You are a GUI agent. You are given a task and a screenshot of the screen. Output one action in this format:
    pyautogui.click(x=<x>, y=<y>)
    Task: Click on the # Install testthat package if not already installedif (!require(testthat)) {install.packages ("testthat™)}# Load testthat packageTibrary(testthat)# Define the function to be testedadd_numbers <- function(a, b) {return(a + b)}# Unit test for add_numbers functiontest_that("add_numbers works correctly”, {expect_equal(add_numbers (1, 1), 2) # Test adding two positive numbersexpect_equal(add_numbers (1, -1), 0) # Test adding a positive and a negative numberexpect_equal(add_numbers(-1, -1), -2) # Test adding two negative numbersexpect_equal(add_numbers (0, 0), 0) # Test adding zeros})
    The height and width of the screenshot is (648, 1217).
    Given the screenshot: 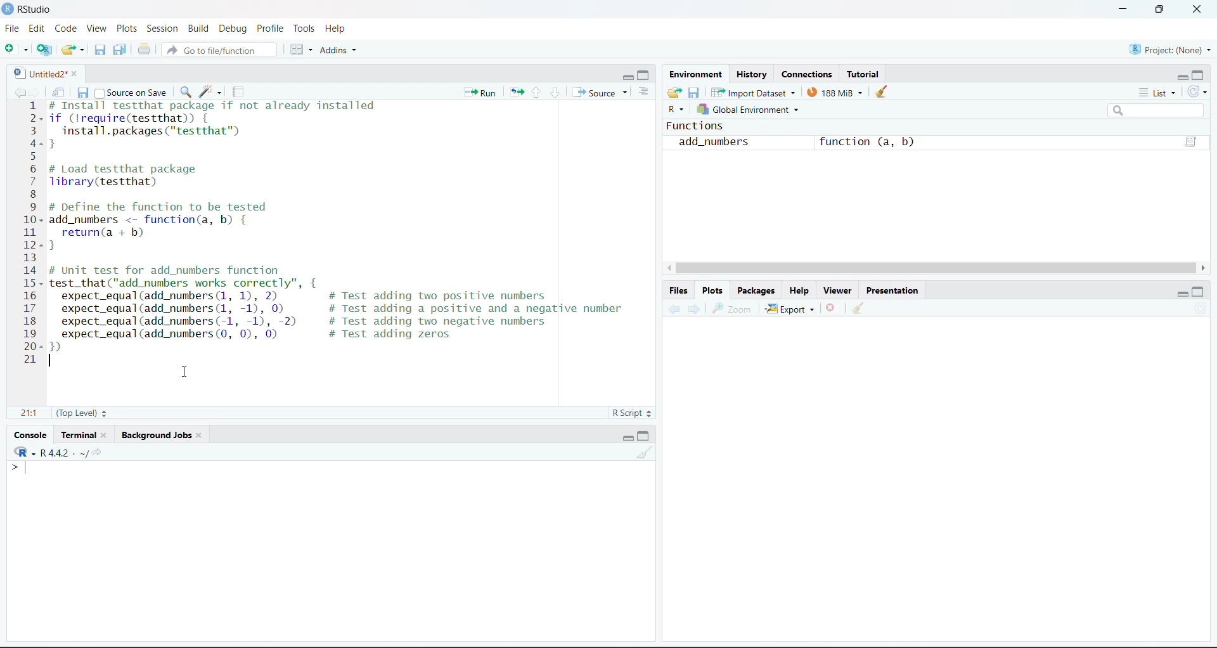 What is the action you would take?
    pyautogui.click(x=346, y=227)
    